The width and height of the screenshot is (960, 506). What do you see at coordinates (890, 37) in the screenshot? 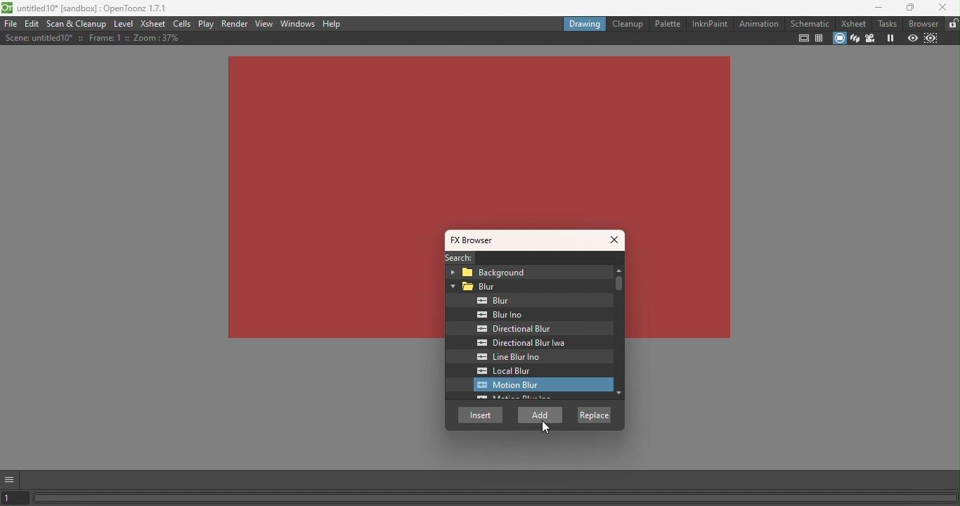
I see `Freeze` at bounding box center [890, 37].